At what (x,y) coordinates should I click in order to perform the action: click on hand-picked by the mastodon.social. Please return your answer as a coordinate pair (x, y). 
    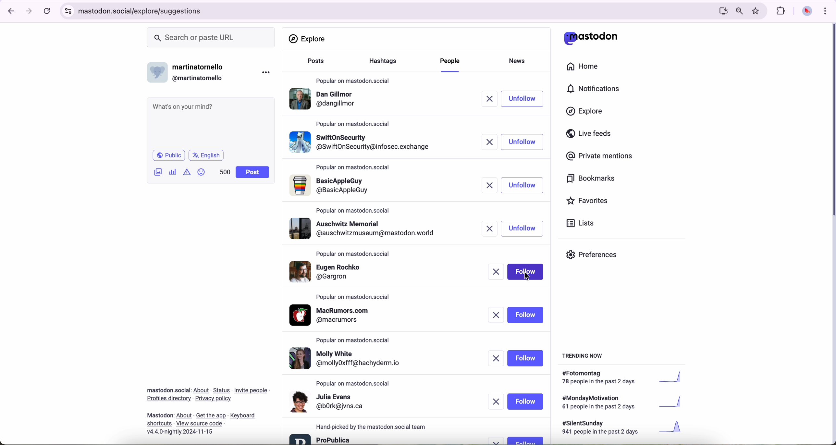
    Looking at the image, I should click on (375, 427).